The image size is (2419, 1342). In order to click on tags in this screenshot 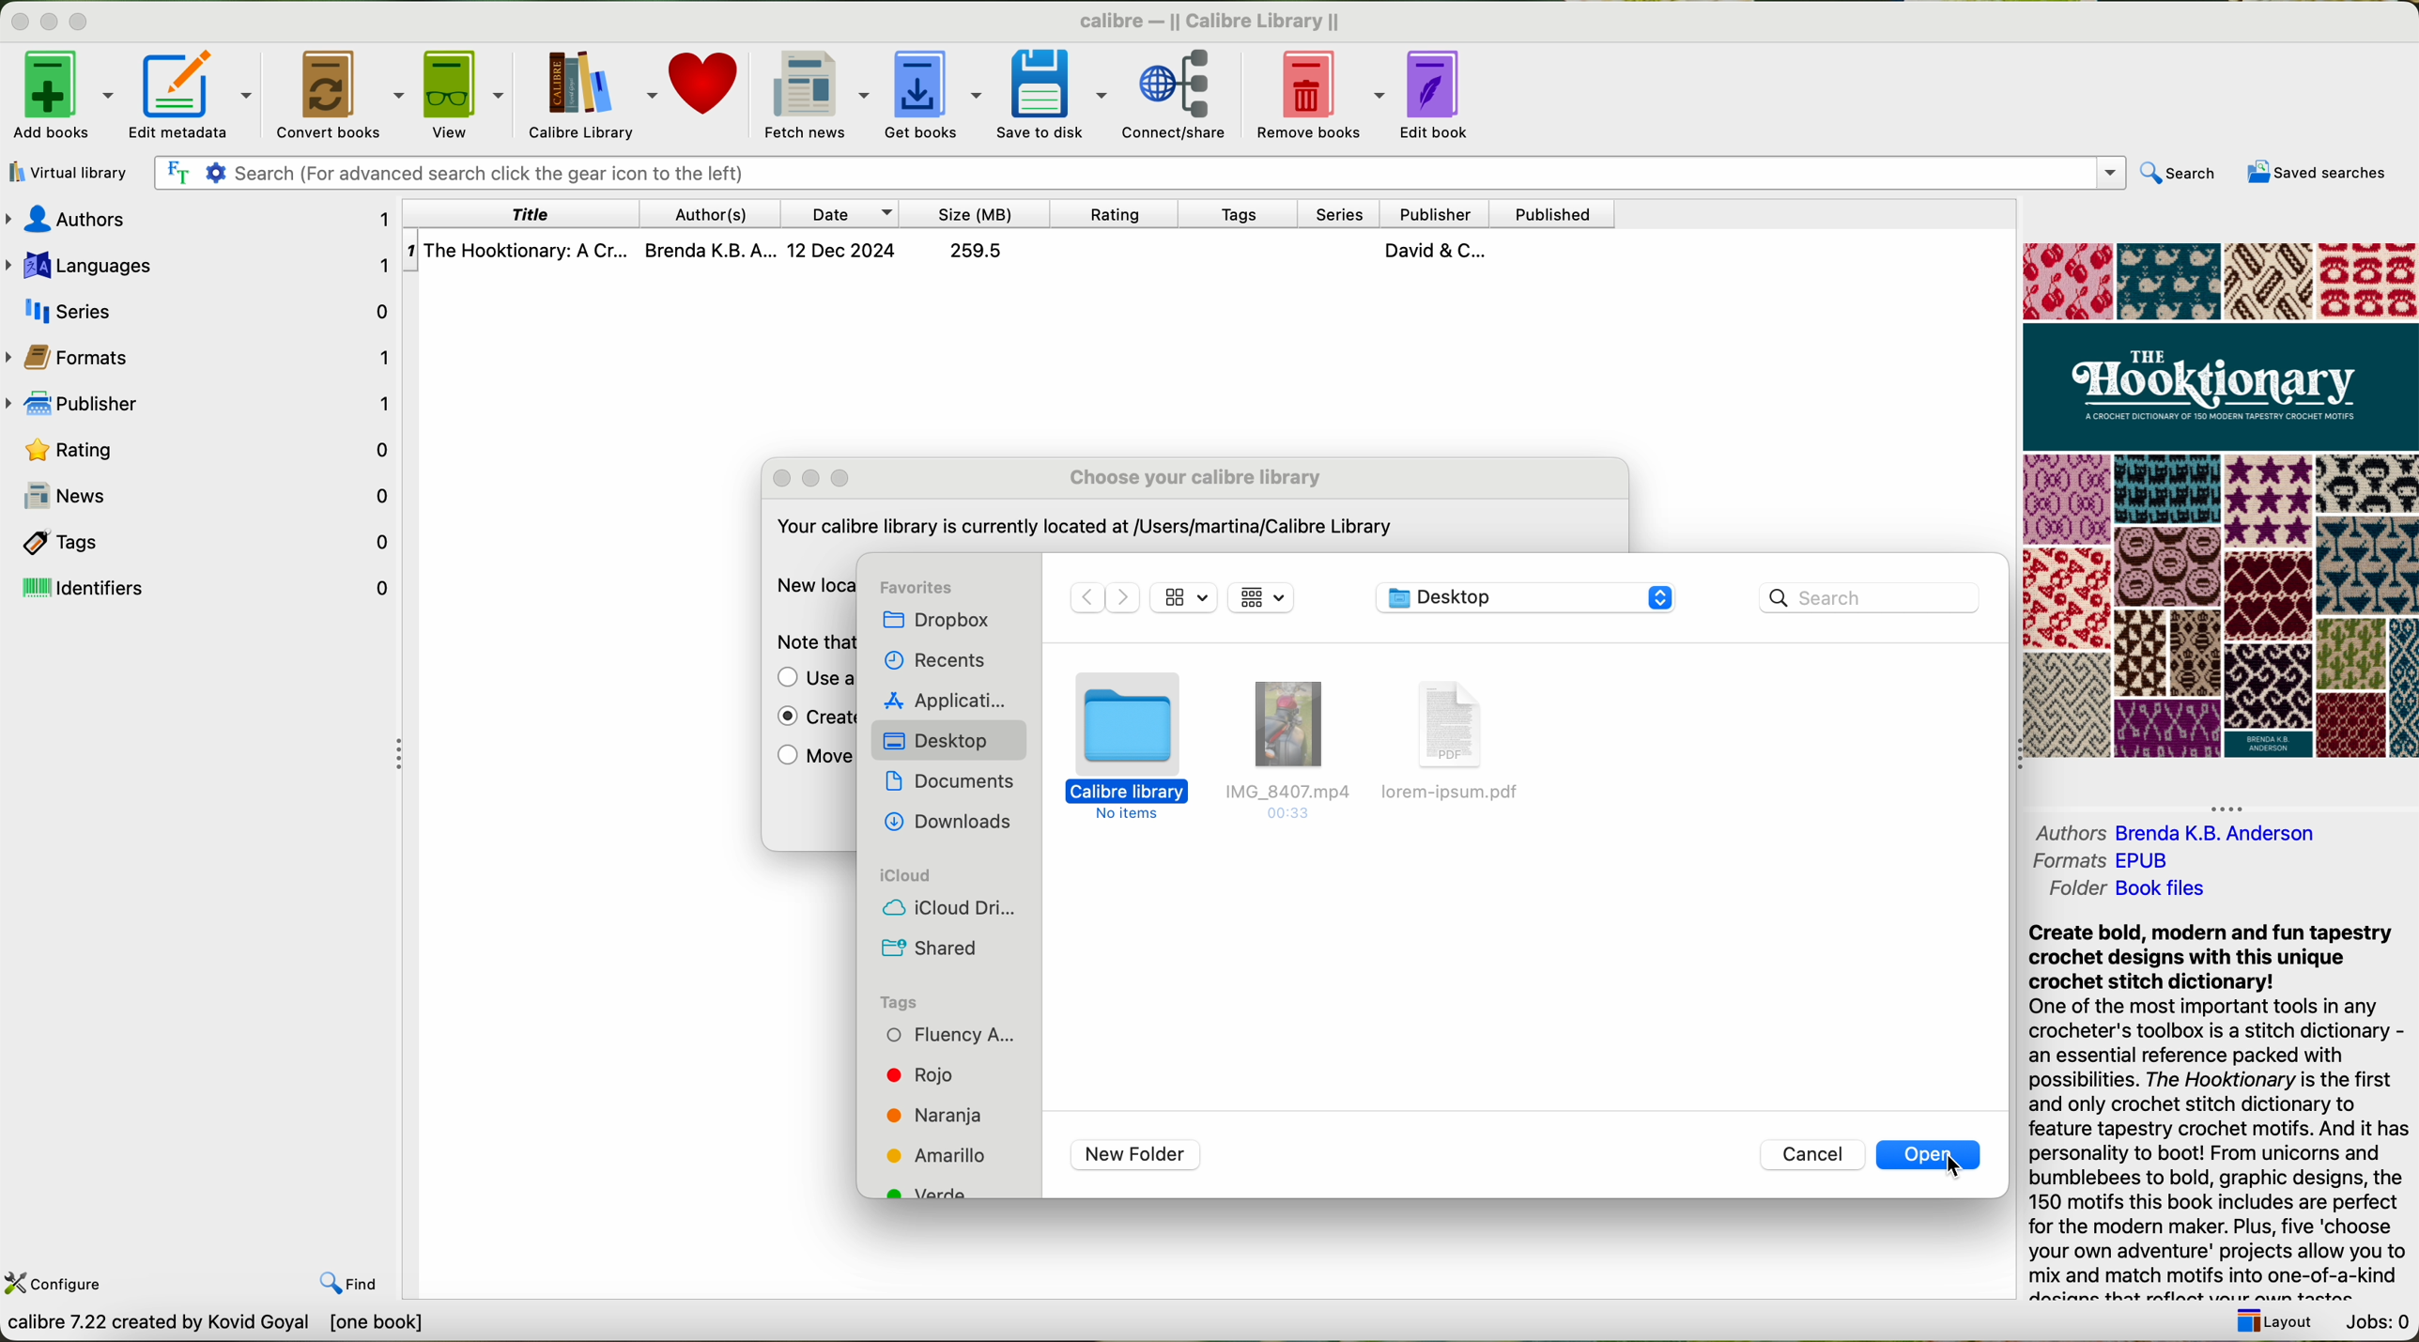, I will do `click(898, 1002)`.